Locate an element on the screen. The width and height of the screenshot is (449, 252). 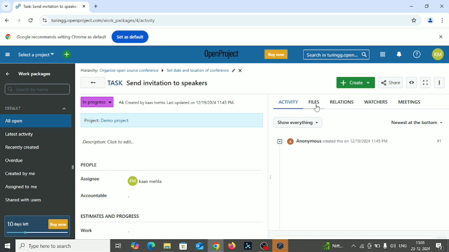
9 Anonymous creates ts on 12/19/2024 11:45 PM is located at coordinates (332, 142).